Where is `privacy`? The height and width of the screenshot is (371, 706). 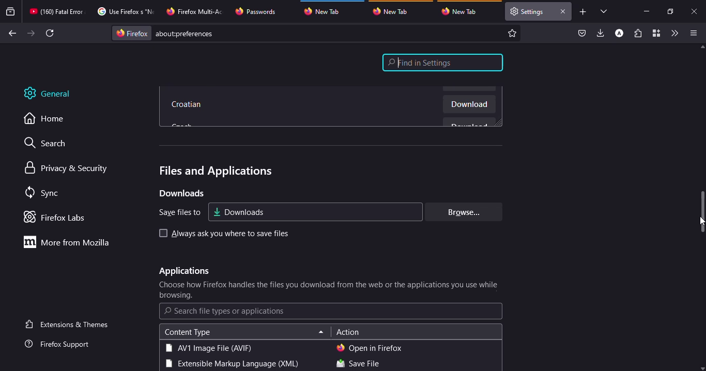 privacy is located at coordinates (68, 168).